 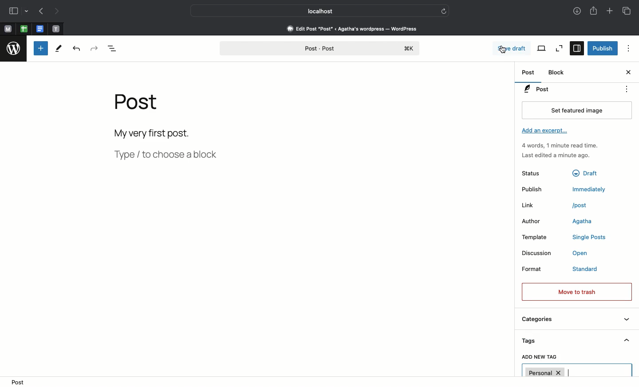 I want to click on Link, so click(x=529, y=205).